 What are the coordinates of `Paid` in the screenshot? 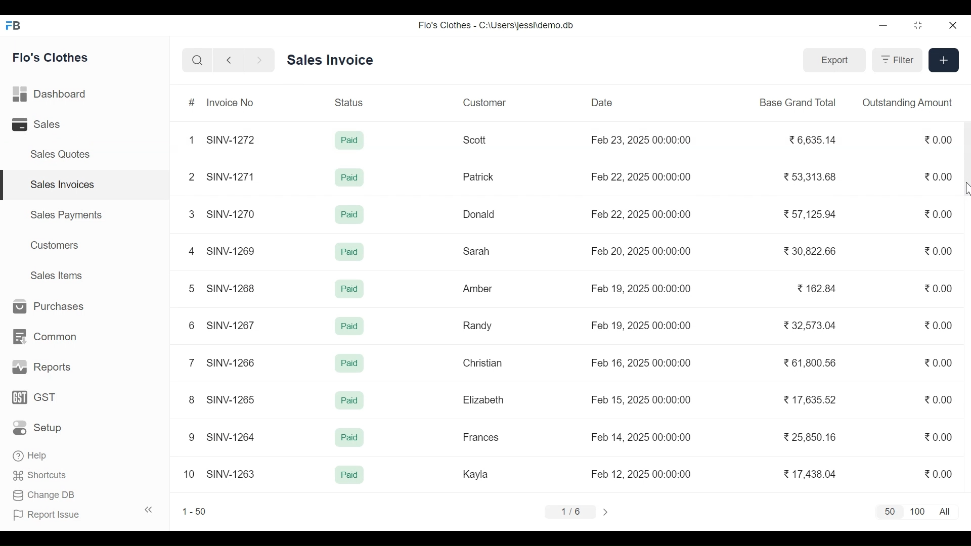 It's located at (350, 474).